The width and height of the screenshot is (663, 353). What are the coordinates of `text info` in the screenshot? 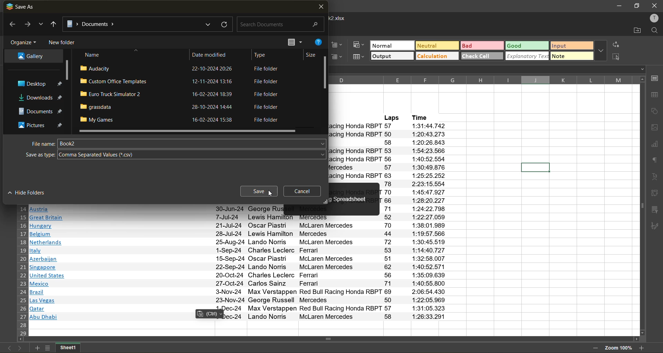 It's located at (240, 316).